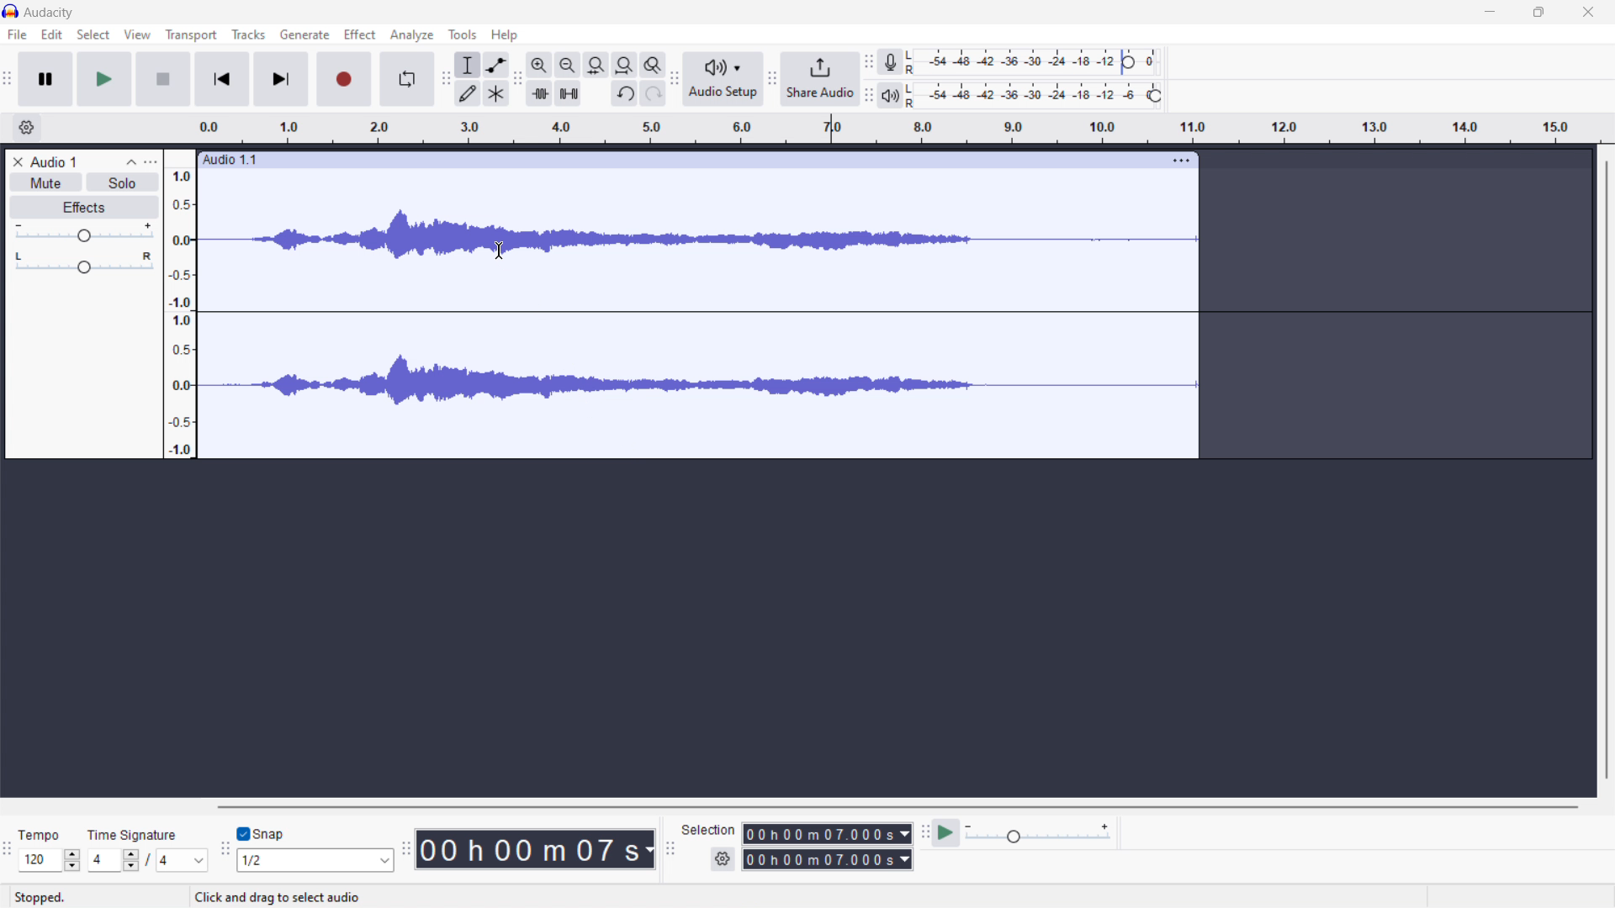 The image size is (1615, 908). What do you see at coordinates (45, 182) in the screenshot?
I see `mute` at bounding box center [45, 182].